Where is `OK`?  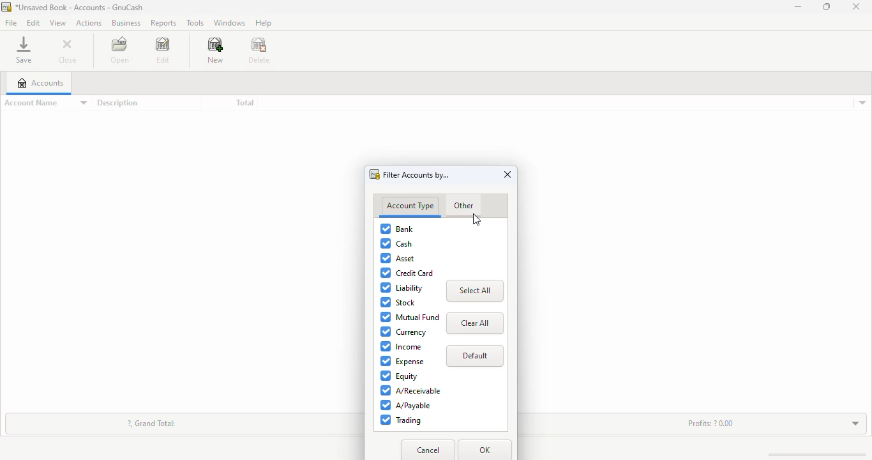 OK is located at coordinates (484, 450).